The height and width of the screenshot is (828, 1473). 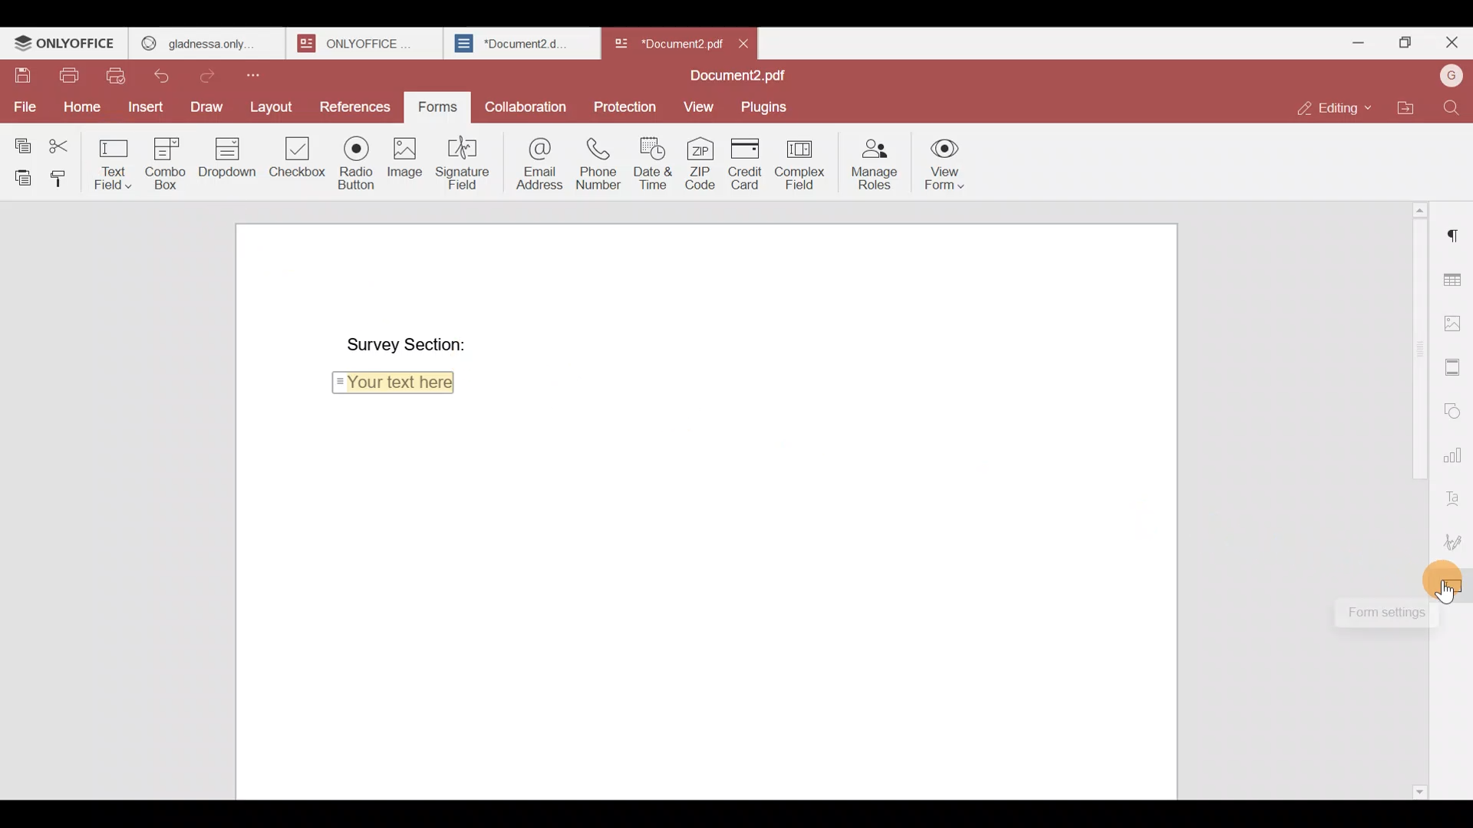 I want to click on Draw, so click(x=206, y=107).